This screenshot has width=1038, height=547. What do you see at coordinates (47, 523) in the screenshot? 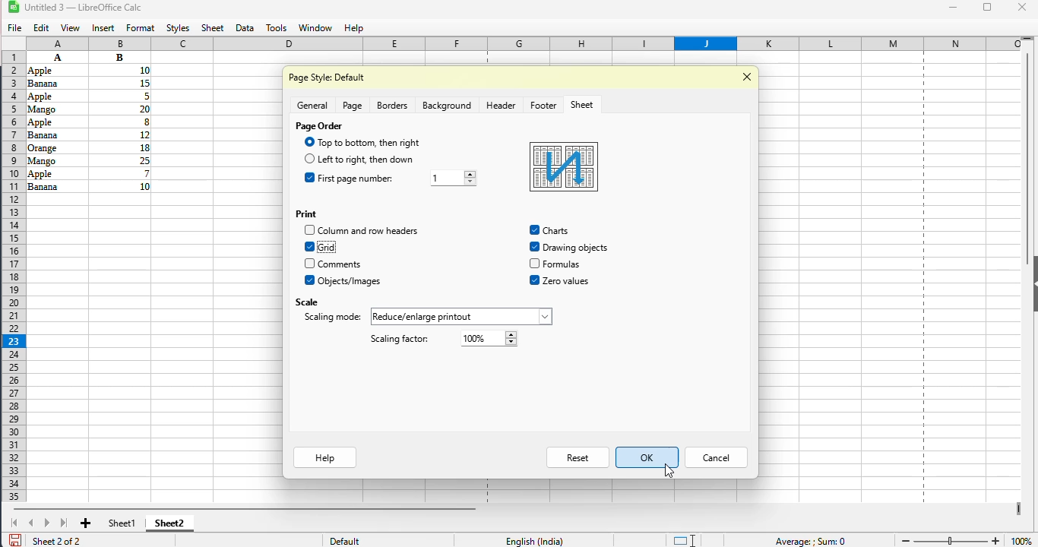
I see `scroll to next sheet` at bounding box center [47, 523].